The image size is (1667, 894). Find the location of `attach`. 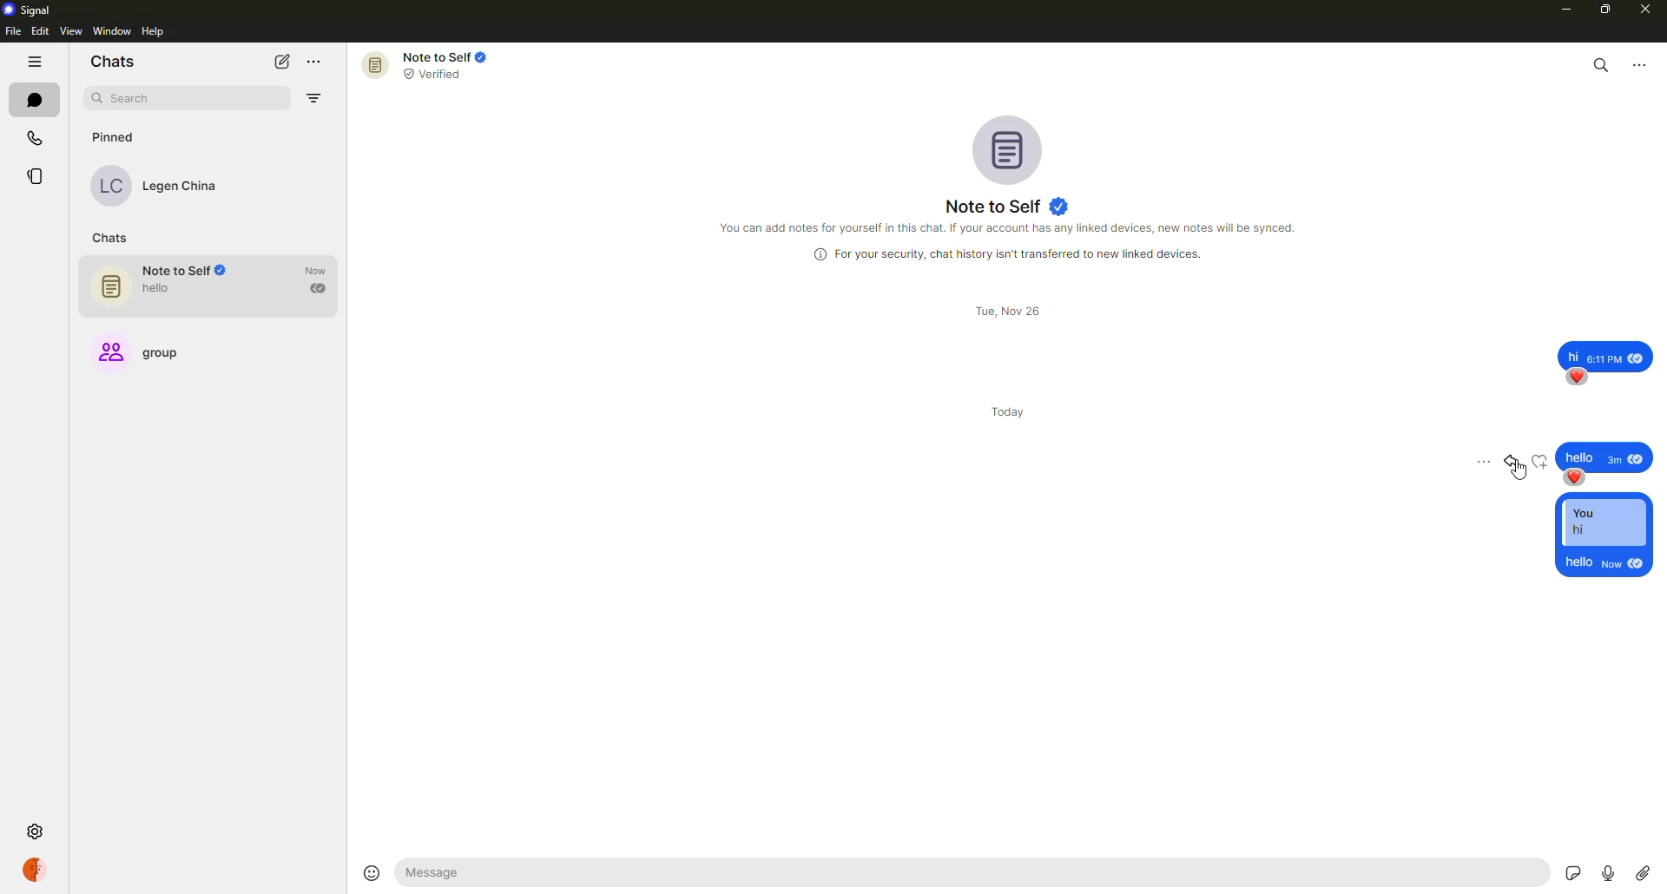

attach is located at coordinates (1644, 871).